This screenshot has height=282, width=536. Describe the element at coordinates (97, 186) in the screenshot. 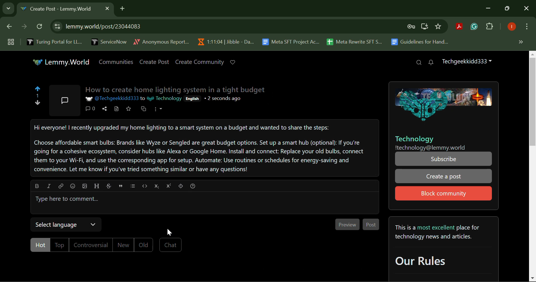

I see `header` at that location.